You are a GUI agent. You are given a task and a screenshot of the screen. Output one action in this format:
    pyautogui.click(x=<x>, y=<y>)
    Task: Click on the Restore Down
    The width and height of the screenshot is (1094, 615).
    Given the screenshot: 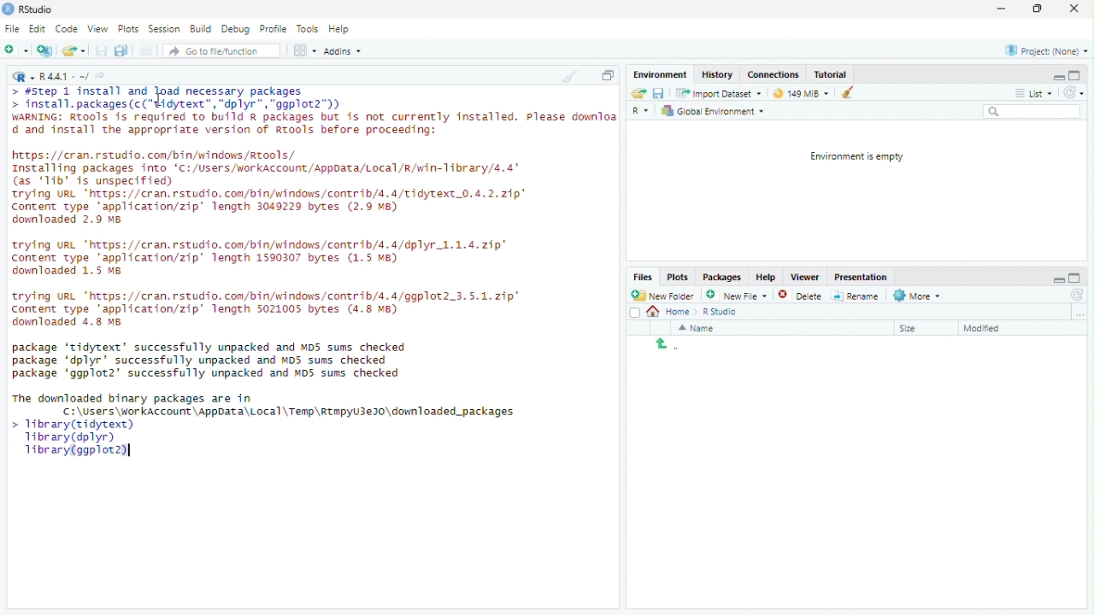 What is the action you would take?
    pyautogui.click(x=1039, y=9)
    